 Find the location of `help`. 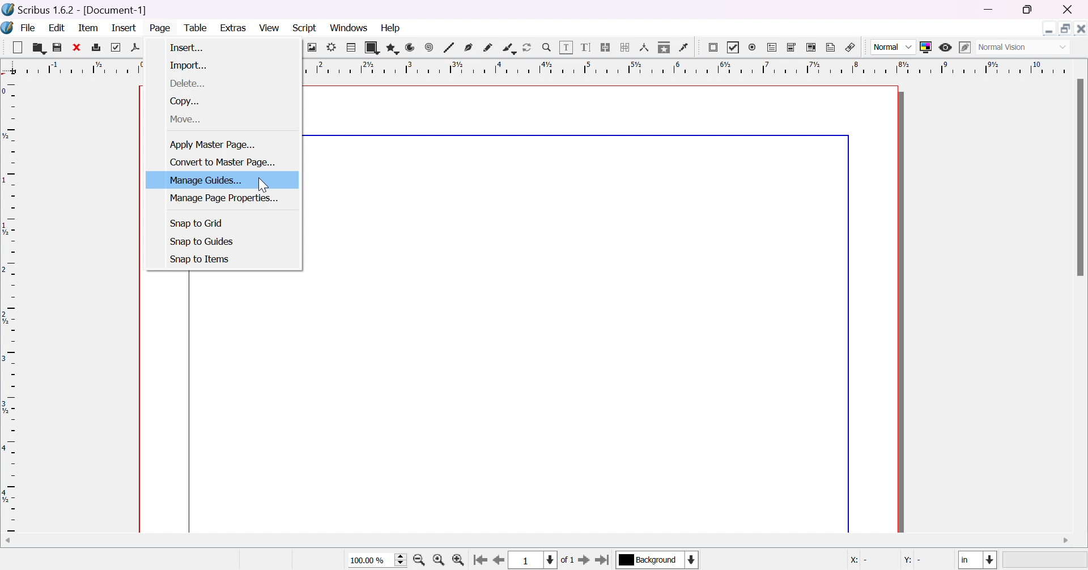

help is located at coordinates (395, 29).